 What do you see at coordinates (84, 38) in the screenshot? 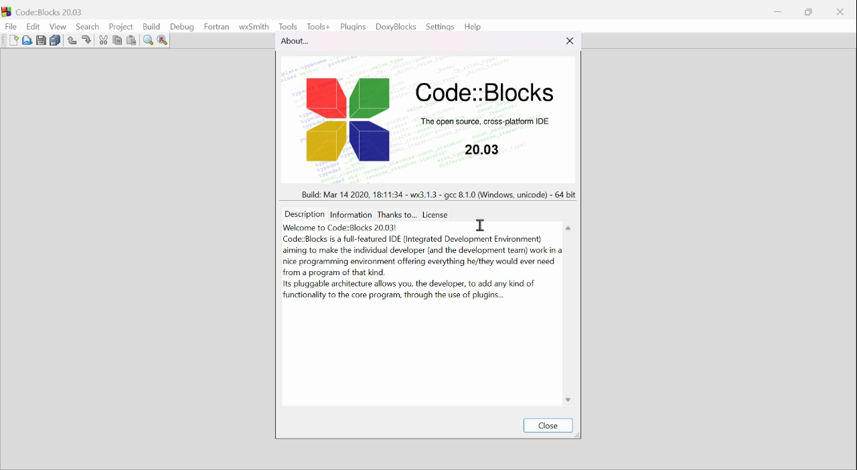
I see `Redo` at bounding box center [84, 38].